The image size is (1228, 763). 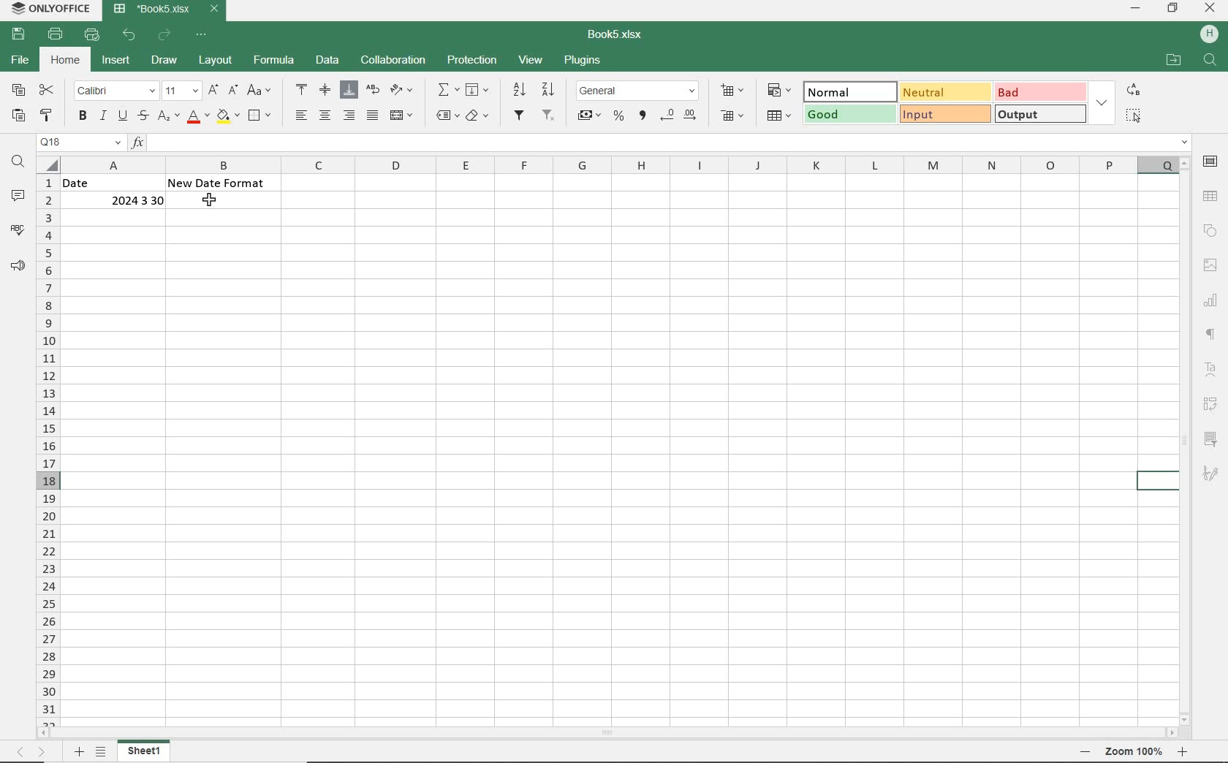 I want to click on TEXT ART, so click(x=1213, y=370).